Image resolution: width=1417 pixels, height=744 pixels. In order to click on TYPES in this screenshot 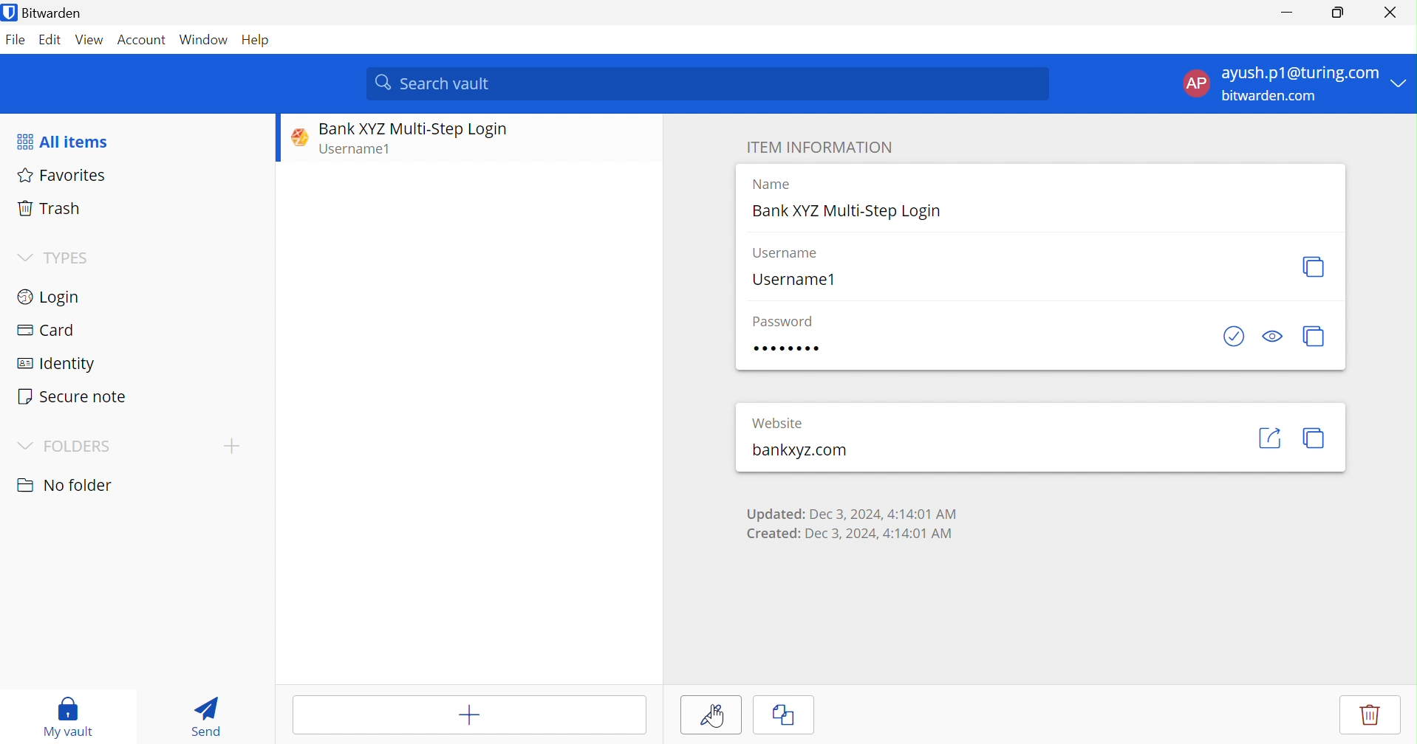, I will do `click(72, 258)`.